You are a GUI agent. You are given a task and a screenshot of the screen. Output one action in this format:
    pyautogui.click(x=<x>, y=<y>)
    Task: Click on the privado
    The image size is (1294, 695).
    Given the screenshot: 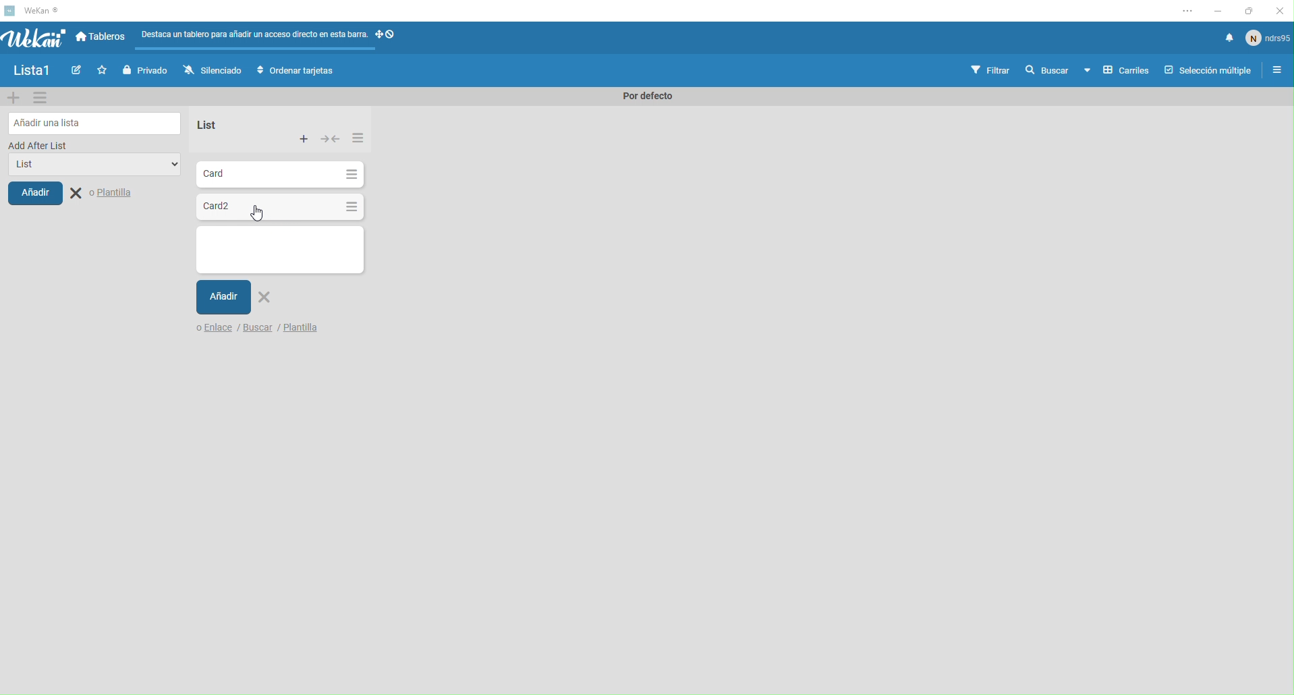 What is the action you would take?
    pyautogui.click(x=144, y=70)
    